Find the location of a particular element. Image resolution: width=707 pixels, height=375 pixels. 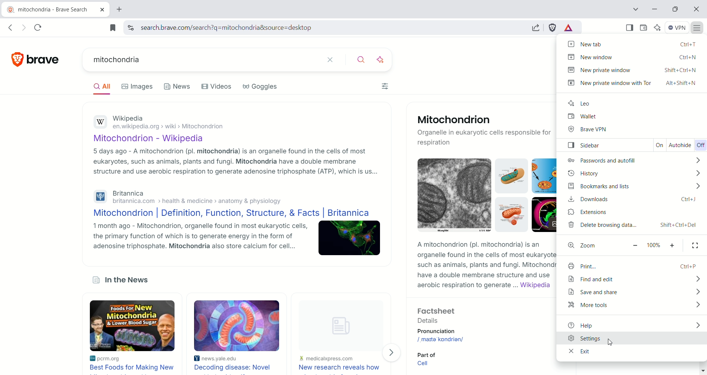

bookmarks and lists is located at coordinates (631, 186).